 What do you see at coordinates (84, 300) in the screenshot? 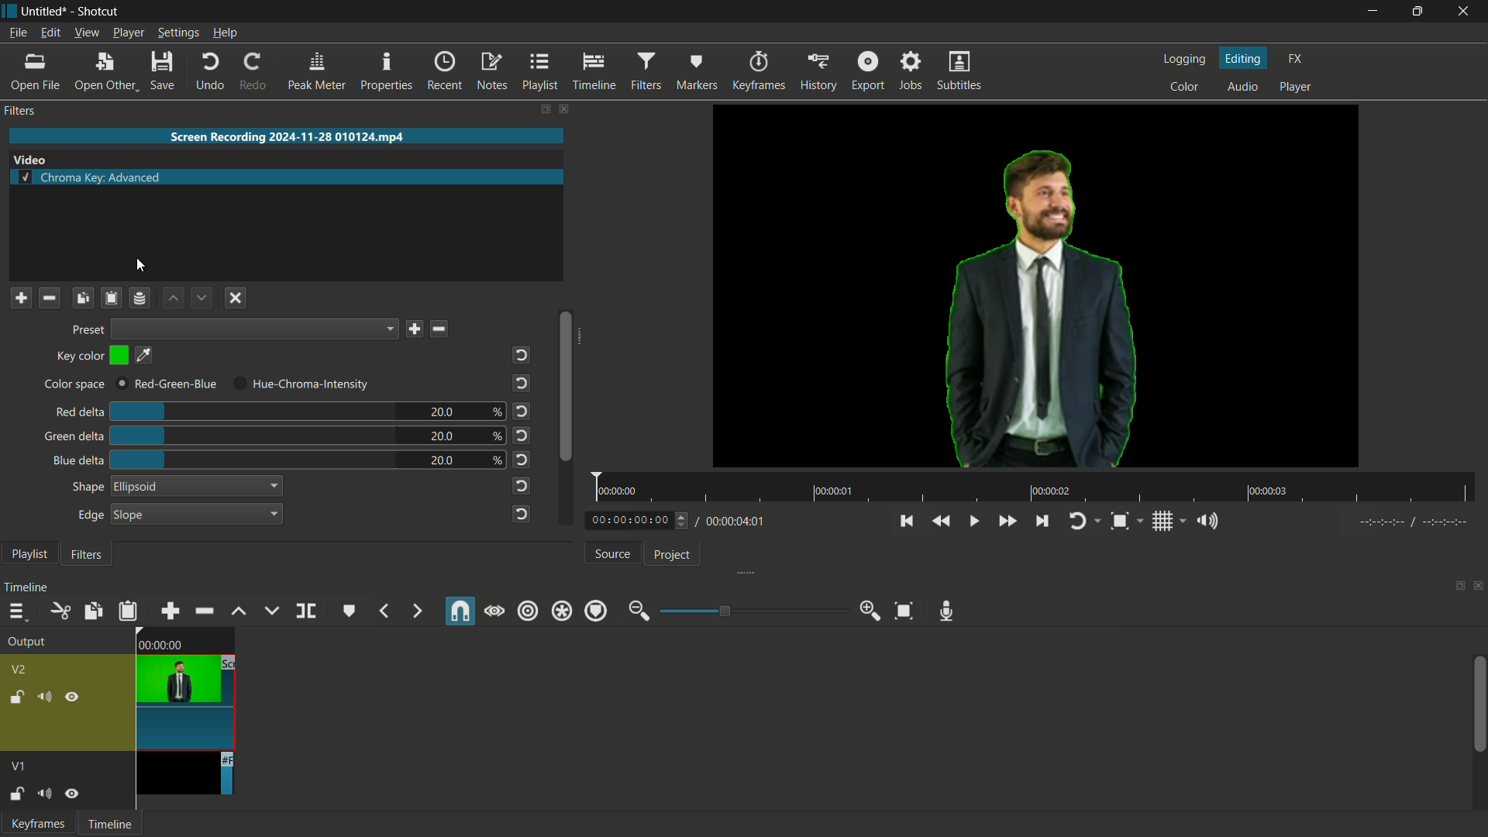
I see `Copy` at bounding box center [84, 300].